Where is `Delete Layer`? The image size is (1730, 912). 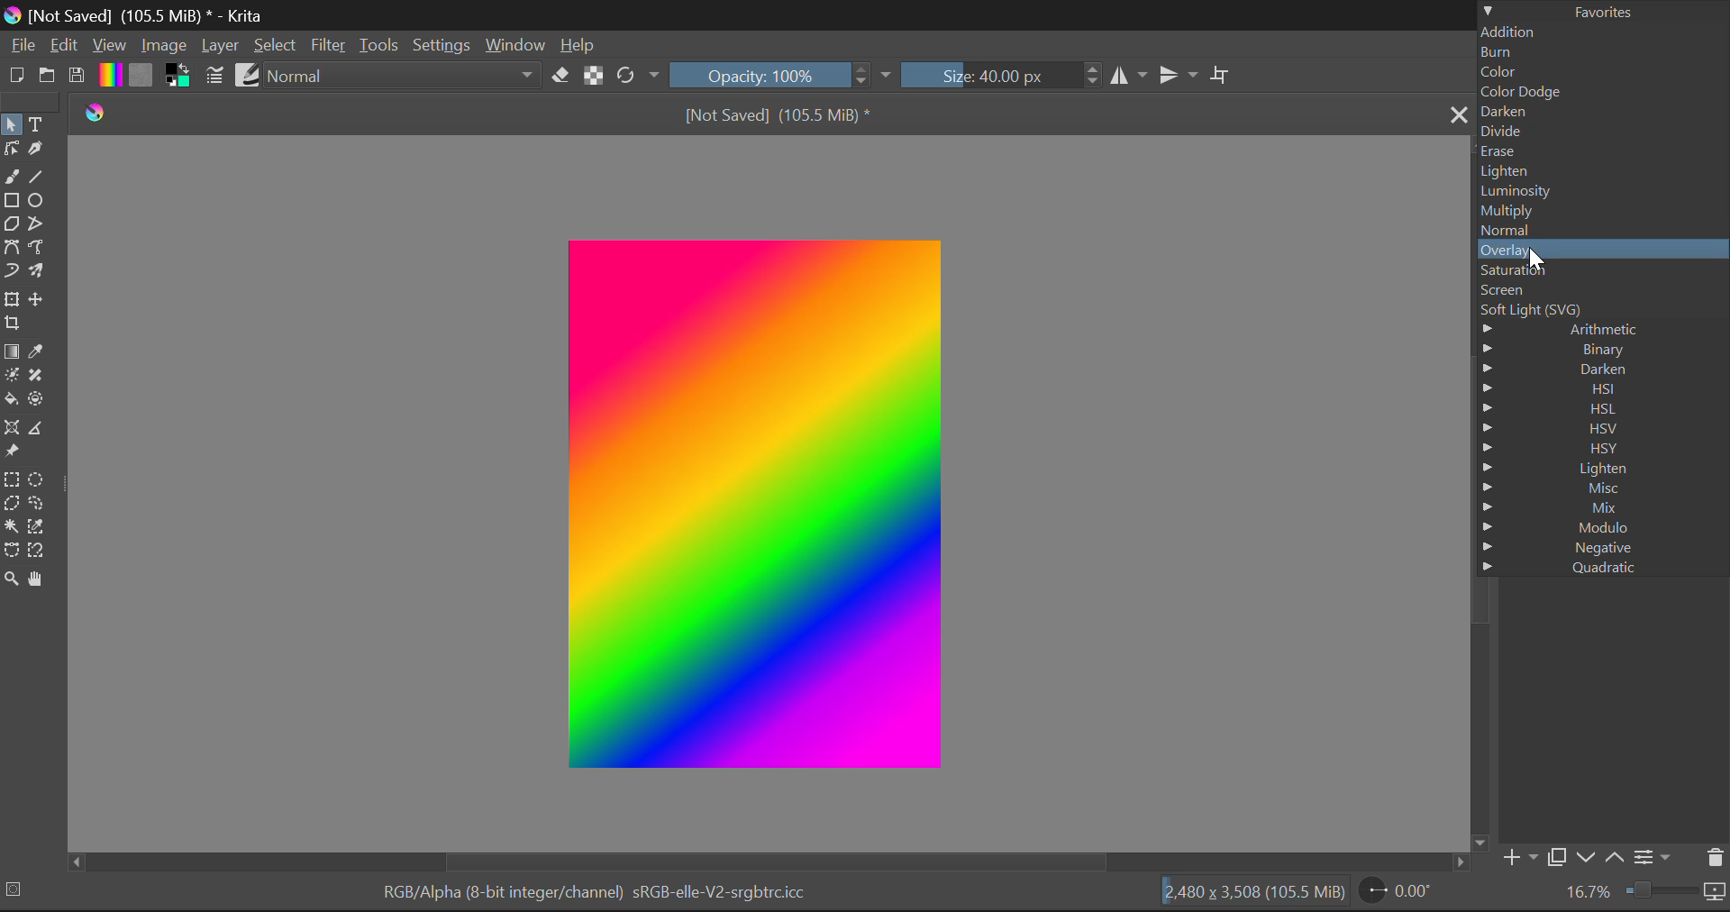 Delete Layer is located at coordinates (1715, 859).